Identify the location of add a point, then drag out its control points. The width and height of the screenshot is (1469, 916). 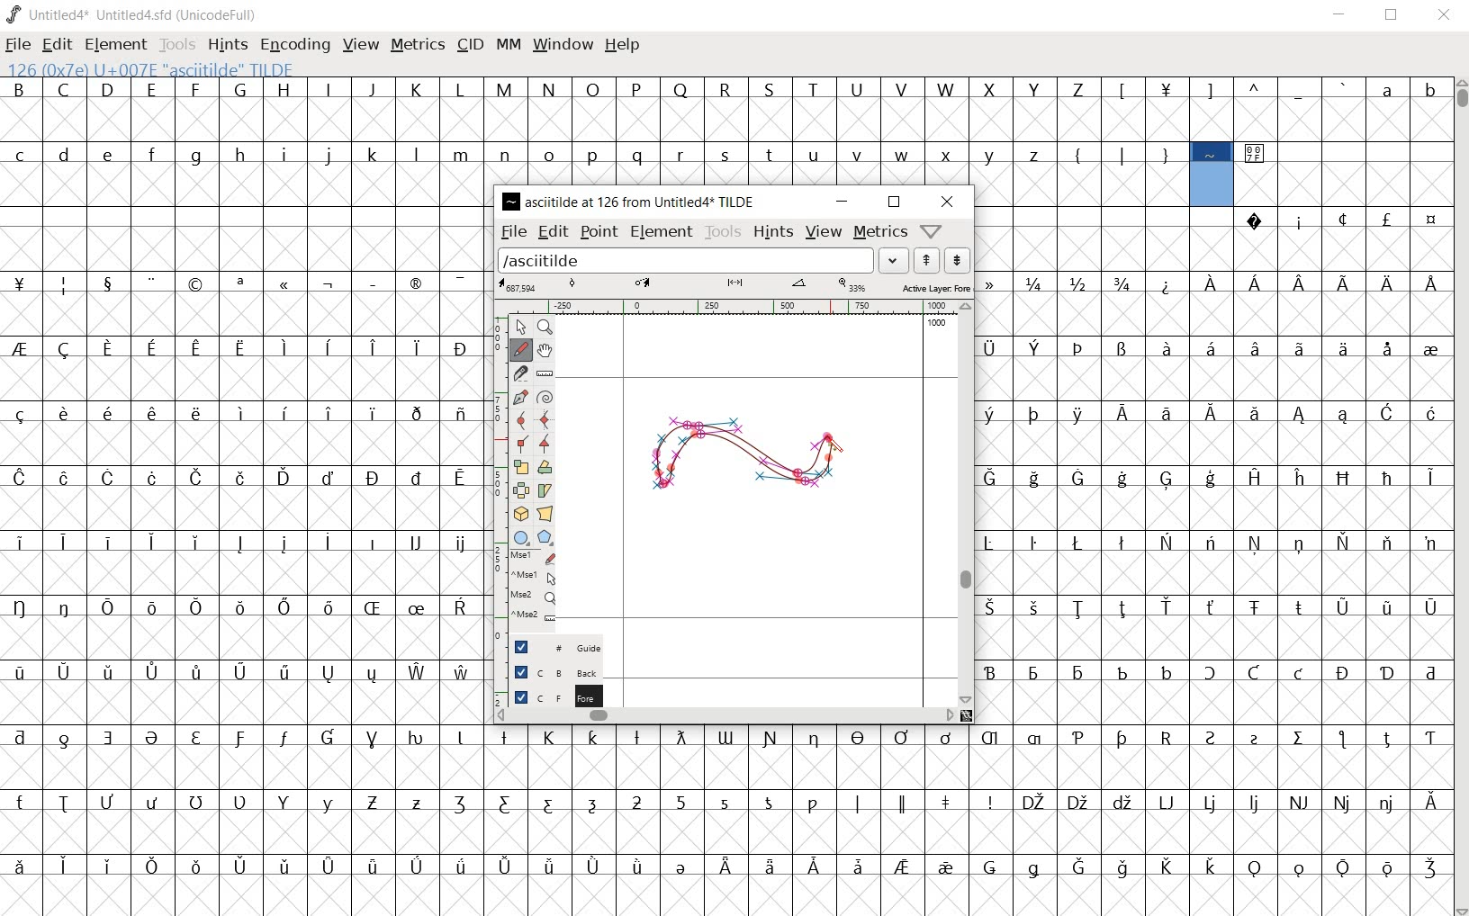
(518, 396).